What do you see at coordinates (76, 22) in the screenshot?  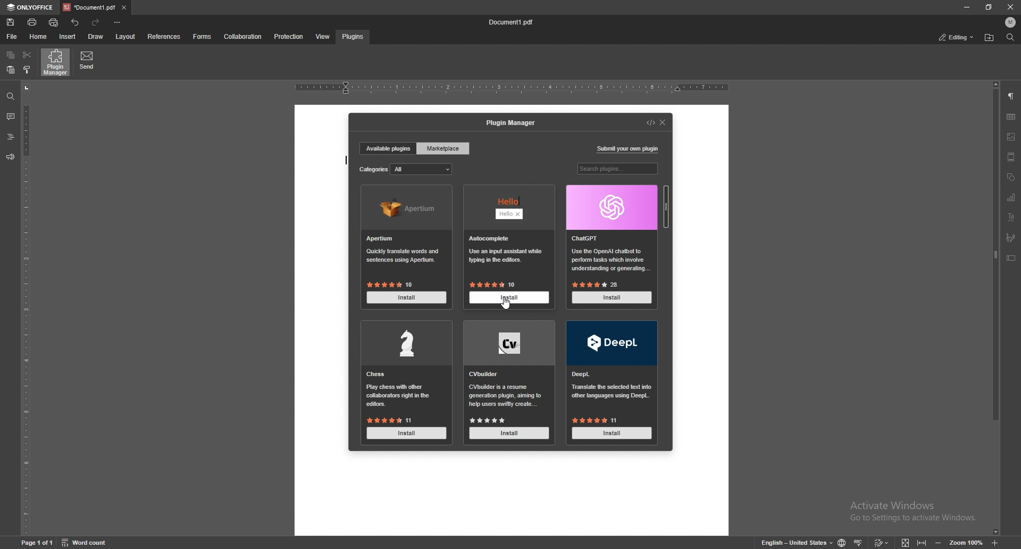 I see `undo` at bounding box center [76, 22].